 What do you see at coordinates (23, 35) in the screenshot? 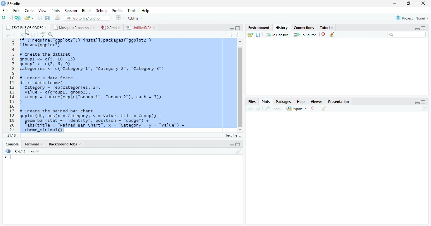
I see `show in new window` at bounding box center [23, 35].